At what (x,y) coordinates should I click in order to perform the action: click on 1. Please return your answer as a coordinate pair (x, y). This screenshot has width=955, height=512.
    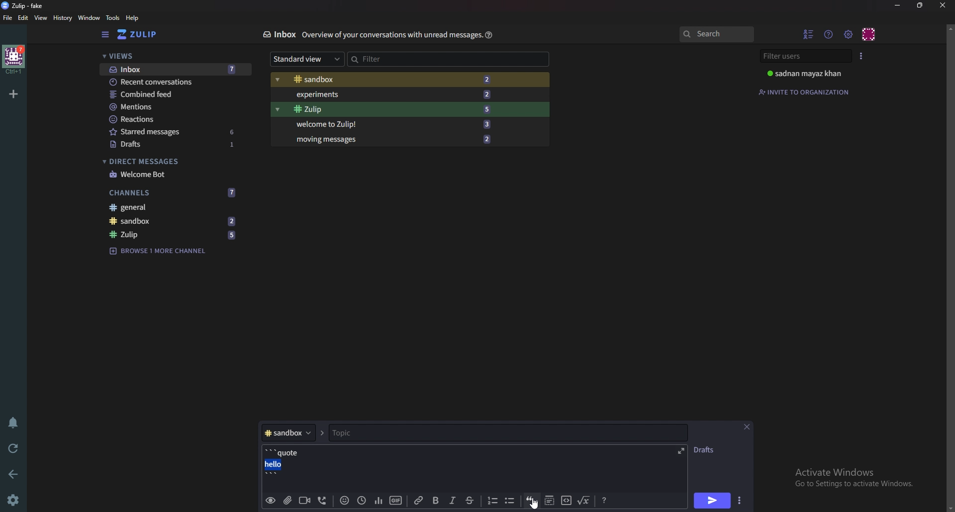
    Looking at the image, I should click on (238, 147).